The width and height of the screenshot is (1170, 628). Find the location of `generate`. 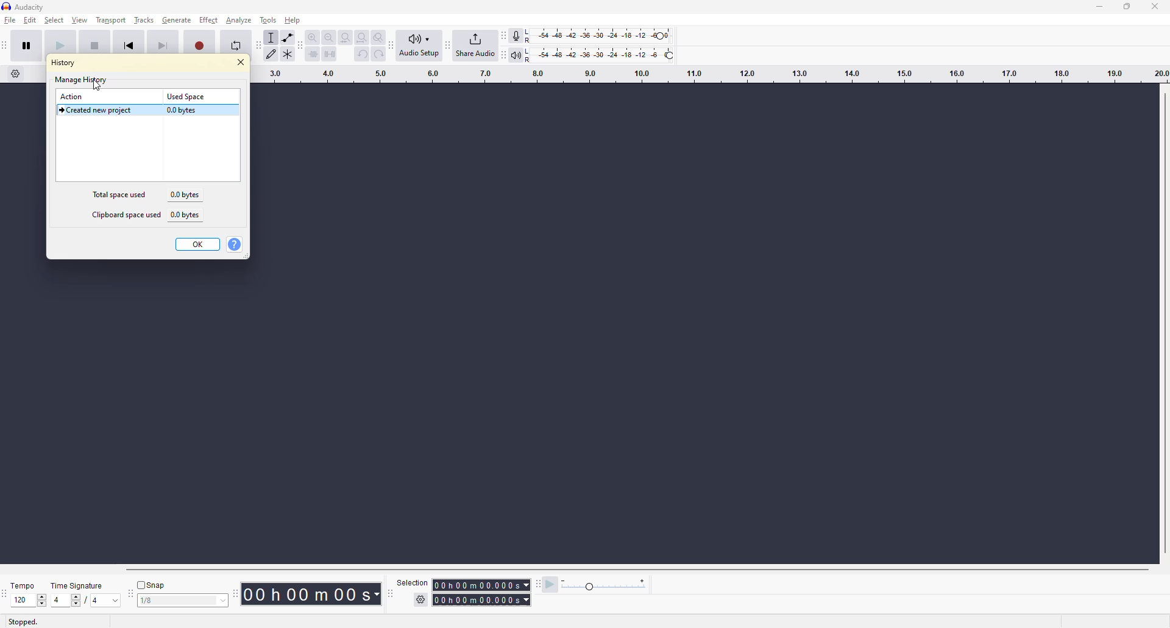

generate is located at coordinates (176, 19).